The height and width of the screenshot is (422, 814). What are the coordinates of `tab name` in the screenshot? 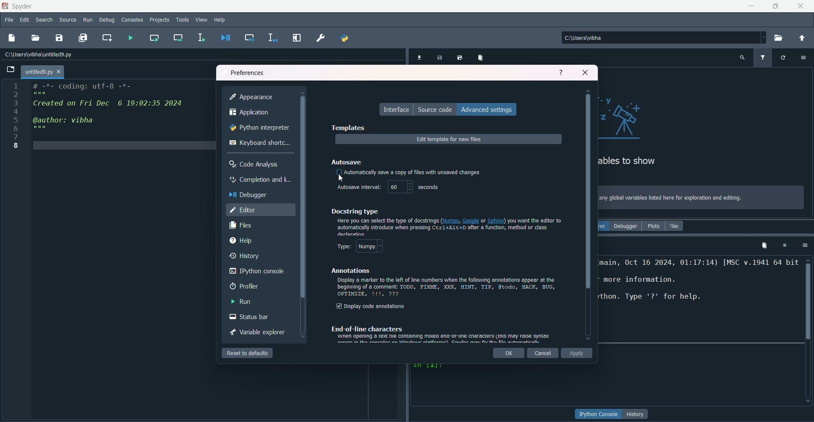 It's located at (42, 72).